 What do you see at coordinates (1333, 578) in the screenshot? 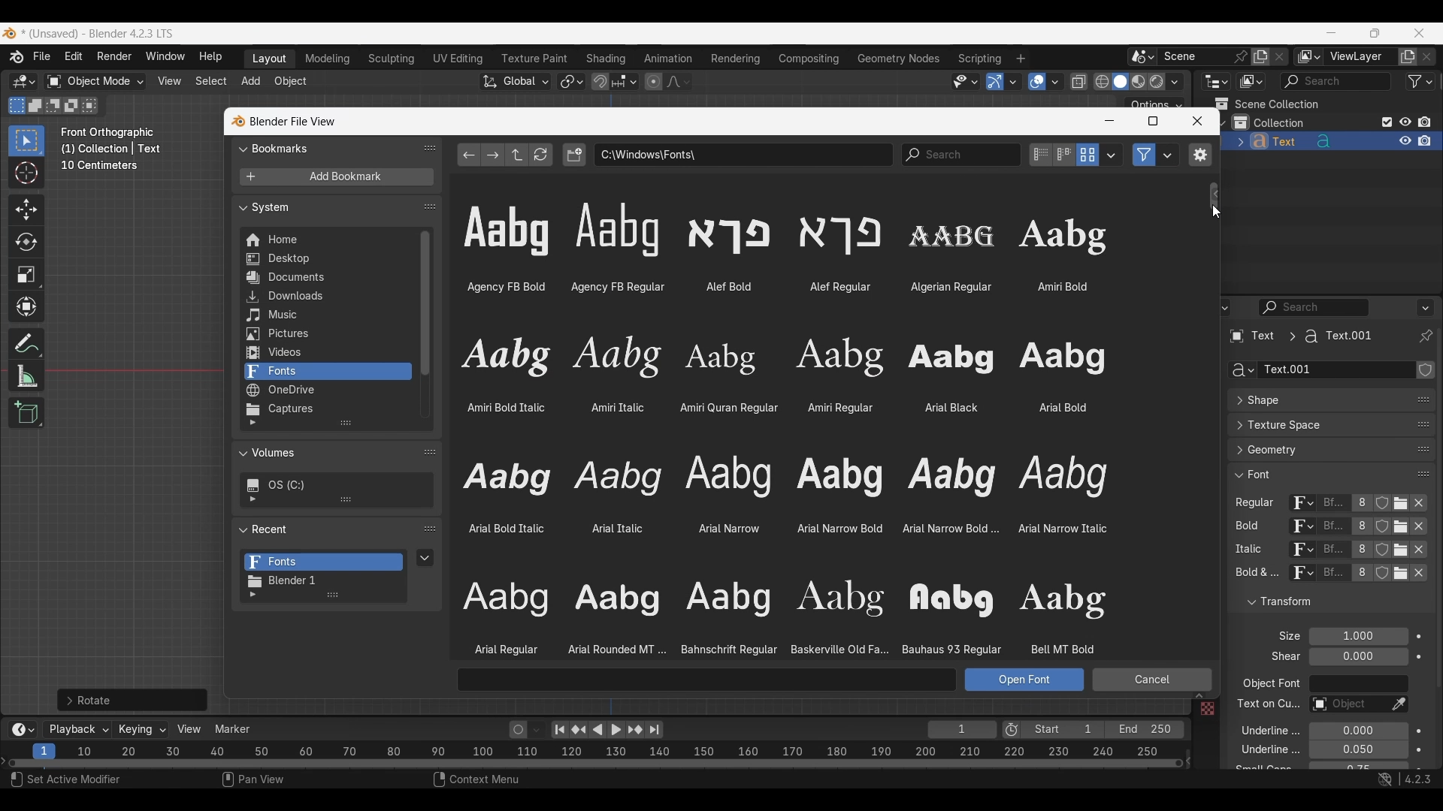
I see `name of current font` at bounding box center [1333, 578].